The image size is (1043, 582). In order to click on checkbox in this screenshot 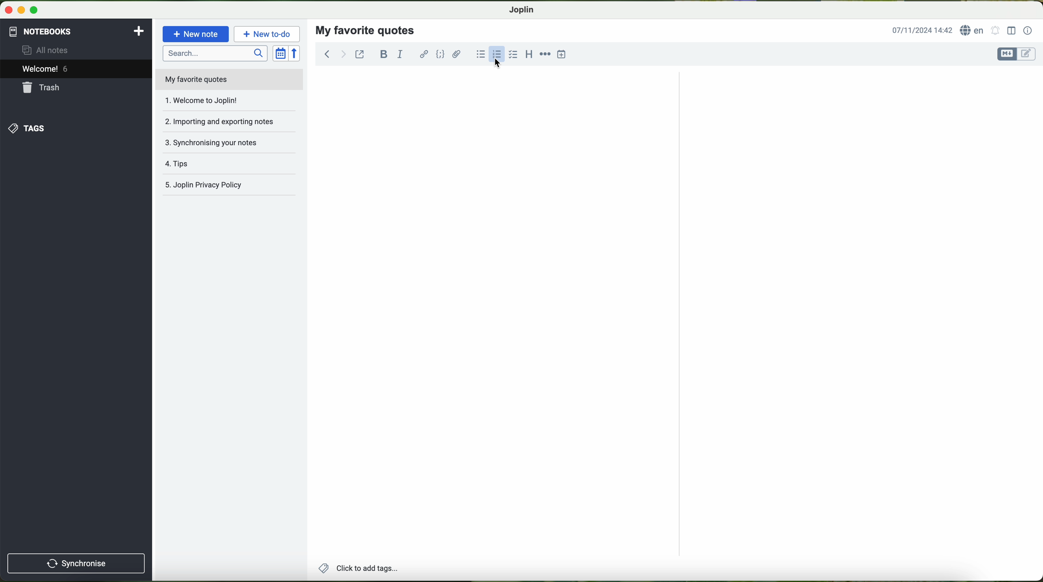, I will do `click(513, 55)`.